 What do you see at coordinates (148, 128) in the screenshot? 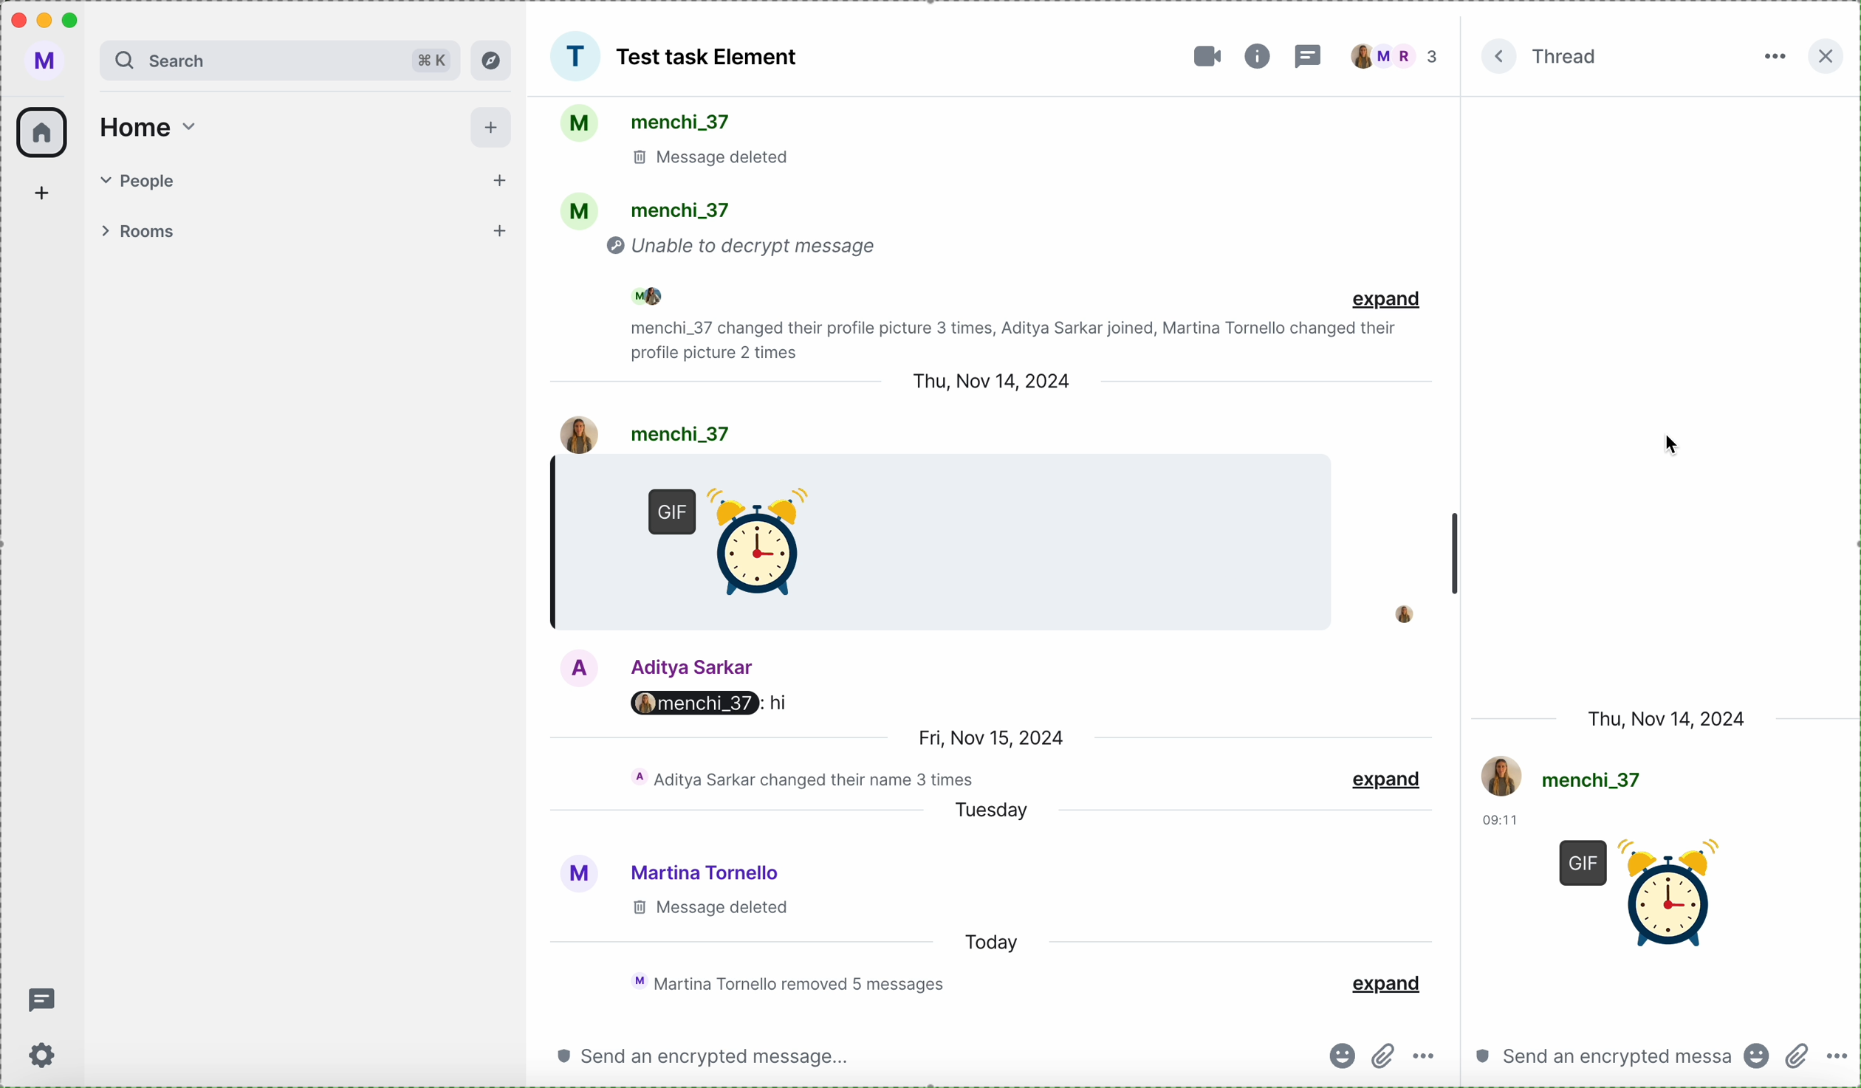
I see `home` at bounding box center [148, 128].